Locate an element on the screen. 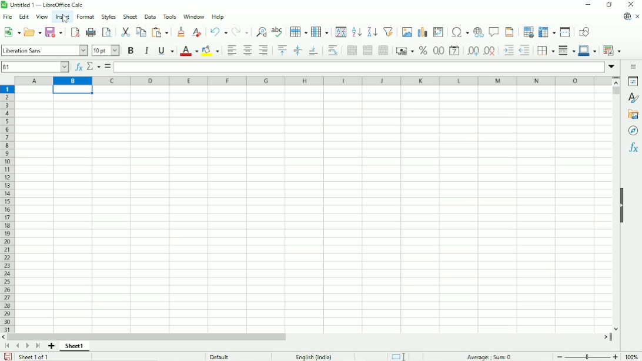  Italic is located at coordinates (148, 51).